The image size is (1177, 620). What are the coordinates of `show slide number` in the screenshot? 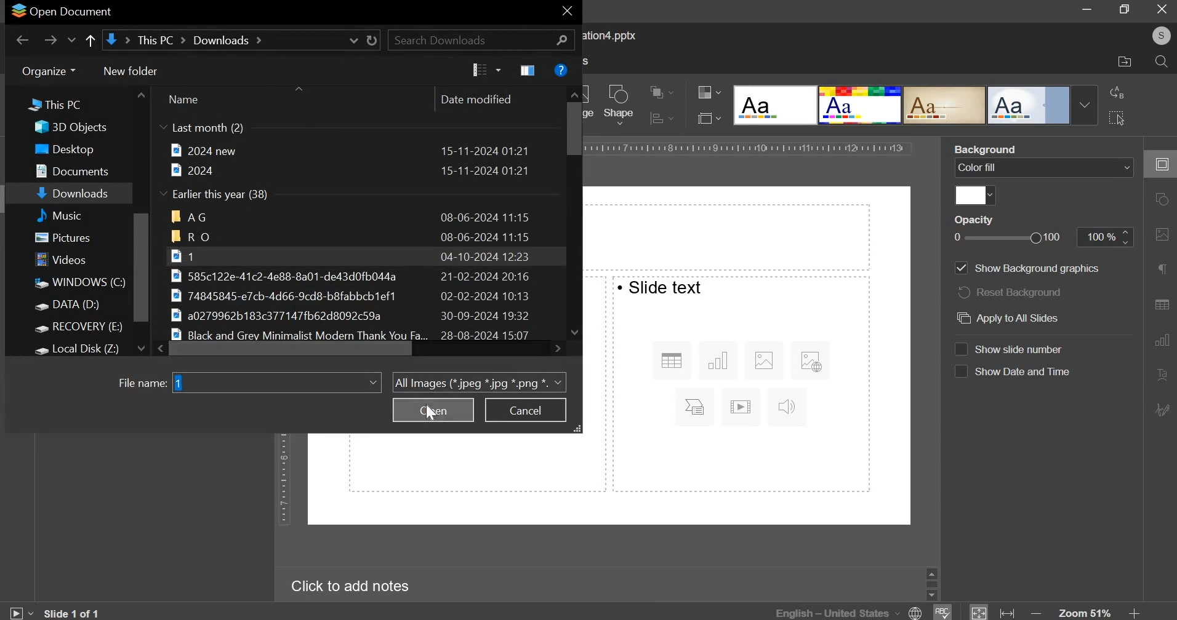 It's located at (1026, 349).